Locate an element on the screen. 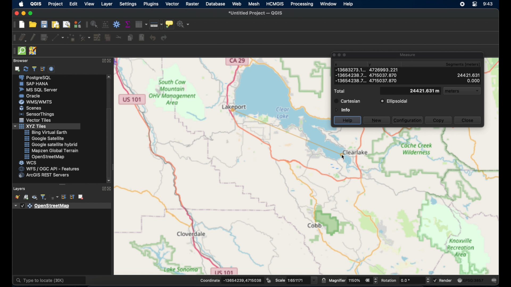  lock scale is located at coordinates (323, 281).